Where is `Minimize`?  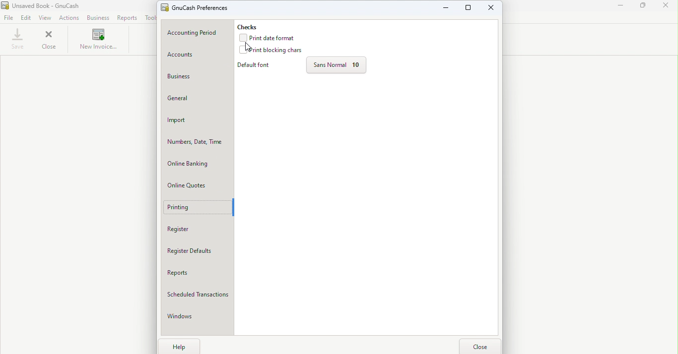 Minimize is located at coordinates (446, 7).